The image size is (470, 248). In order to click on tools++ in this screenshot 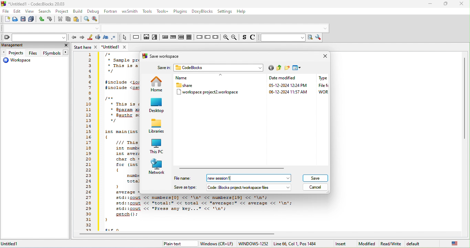, I will do `click(163, 11)`.